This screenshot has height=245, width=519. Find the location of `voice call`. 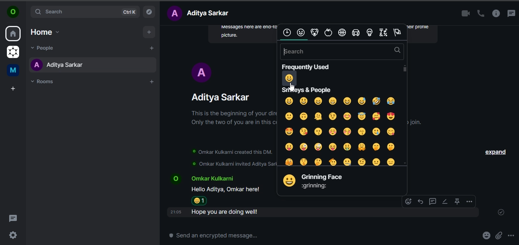

voice call is located at coordinates (479, 14).